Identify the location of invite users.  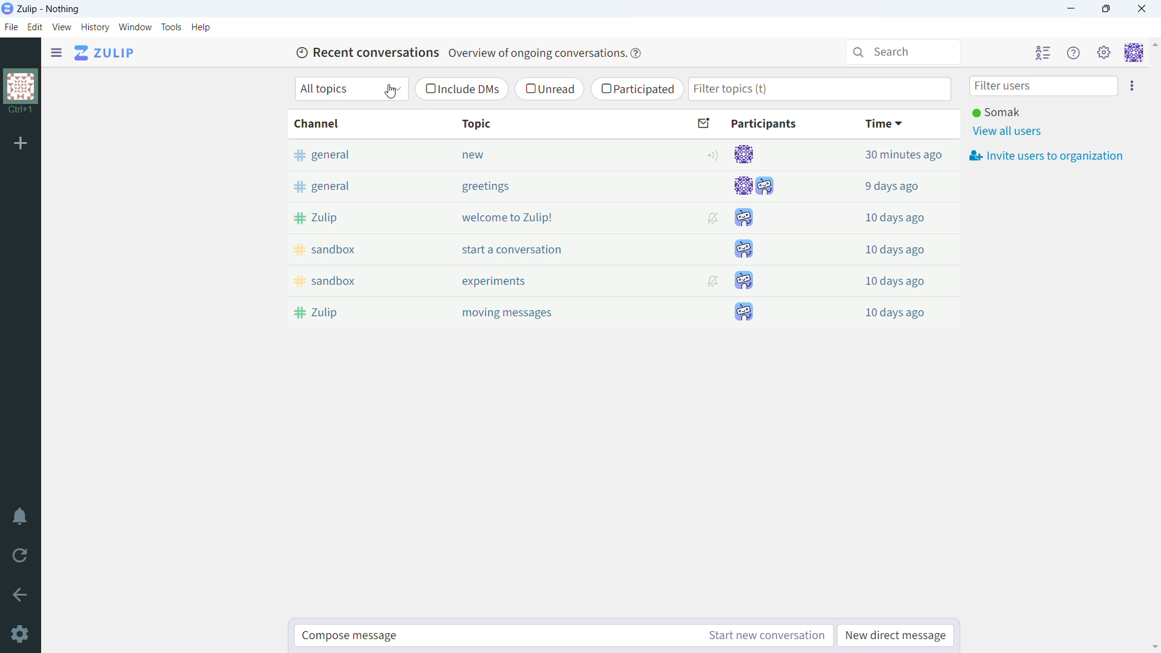
(1046, 155).